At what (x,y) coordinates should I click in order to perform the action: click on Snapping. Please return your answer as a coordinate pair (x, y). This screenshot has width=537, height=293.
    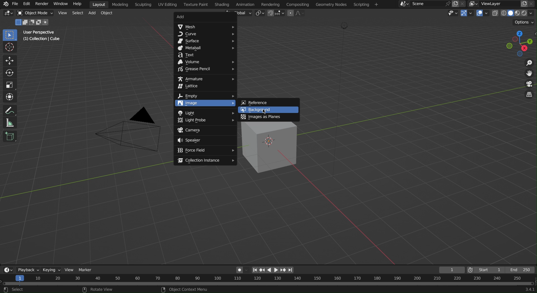
    Looking at the image, I should click on (276, 13).